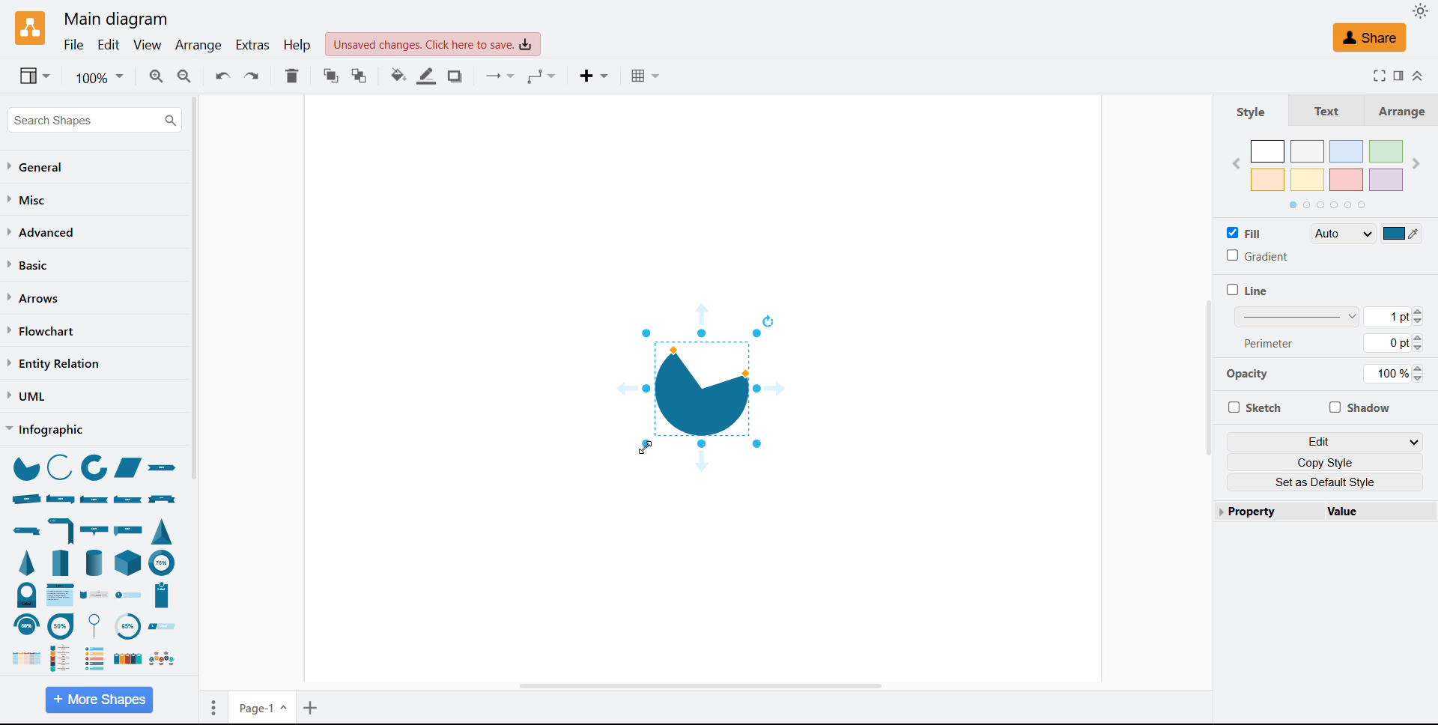 The width and height of the screenshot is (1438, 725). Describe the element at coordinates (34, 76) in the screenshot. I see `Display options ` at that location.